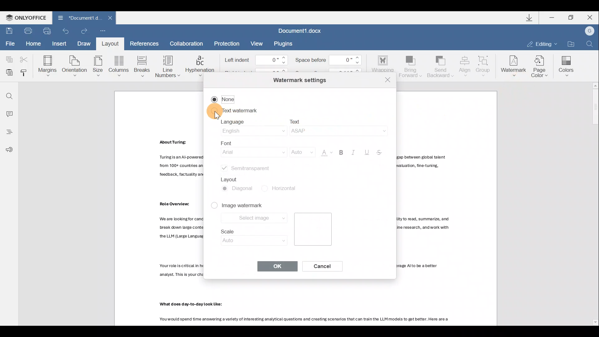  Describe the element at coordinates (83, 30) in the screenshot. I see `Redo` at that location.